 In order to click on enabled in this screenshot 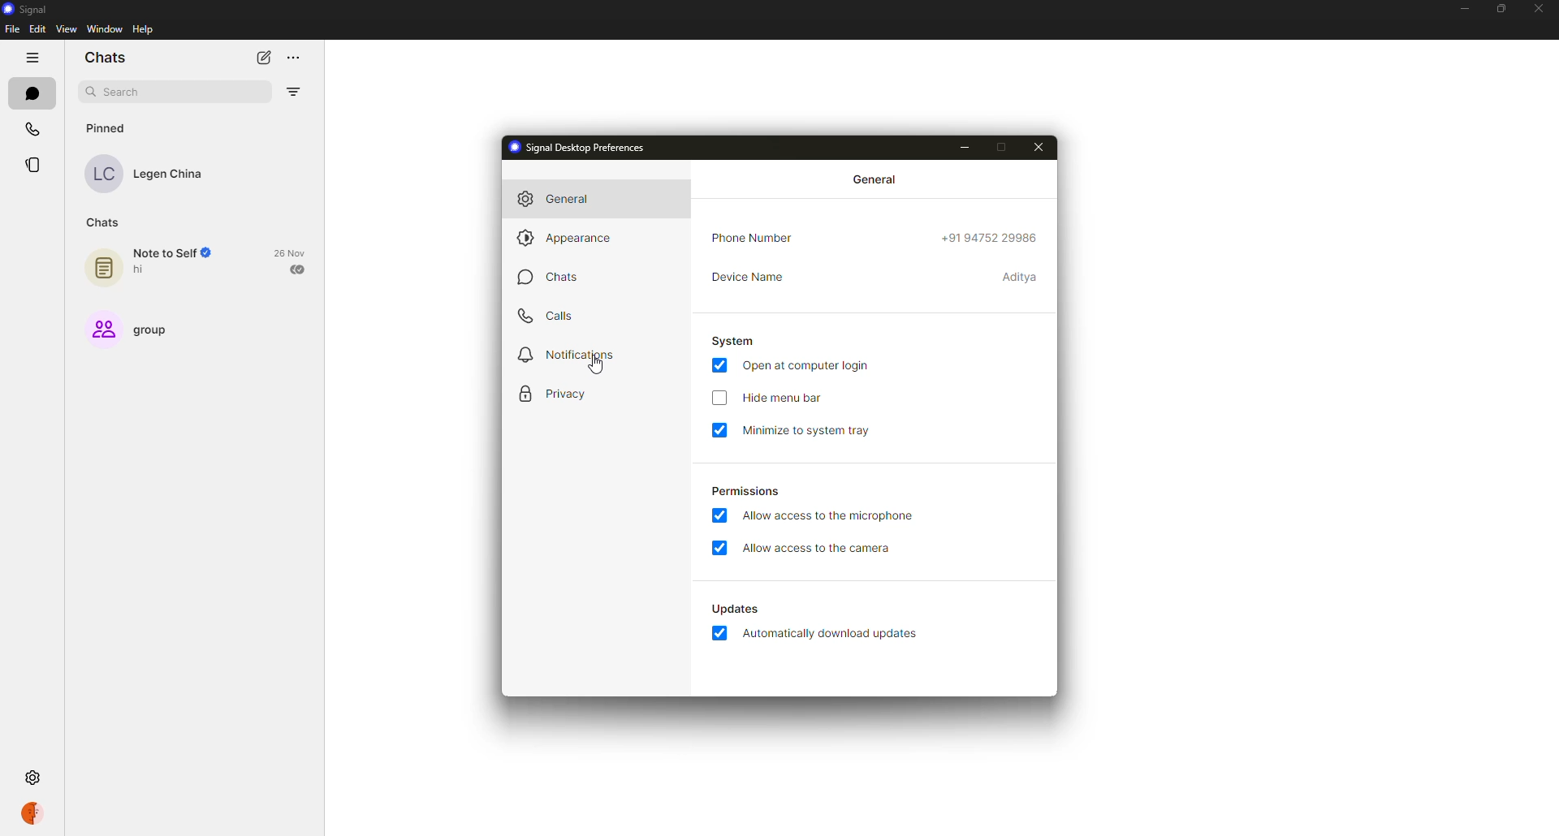, I will do `click(717, 634)`.